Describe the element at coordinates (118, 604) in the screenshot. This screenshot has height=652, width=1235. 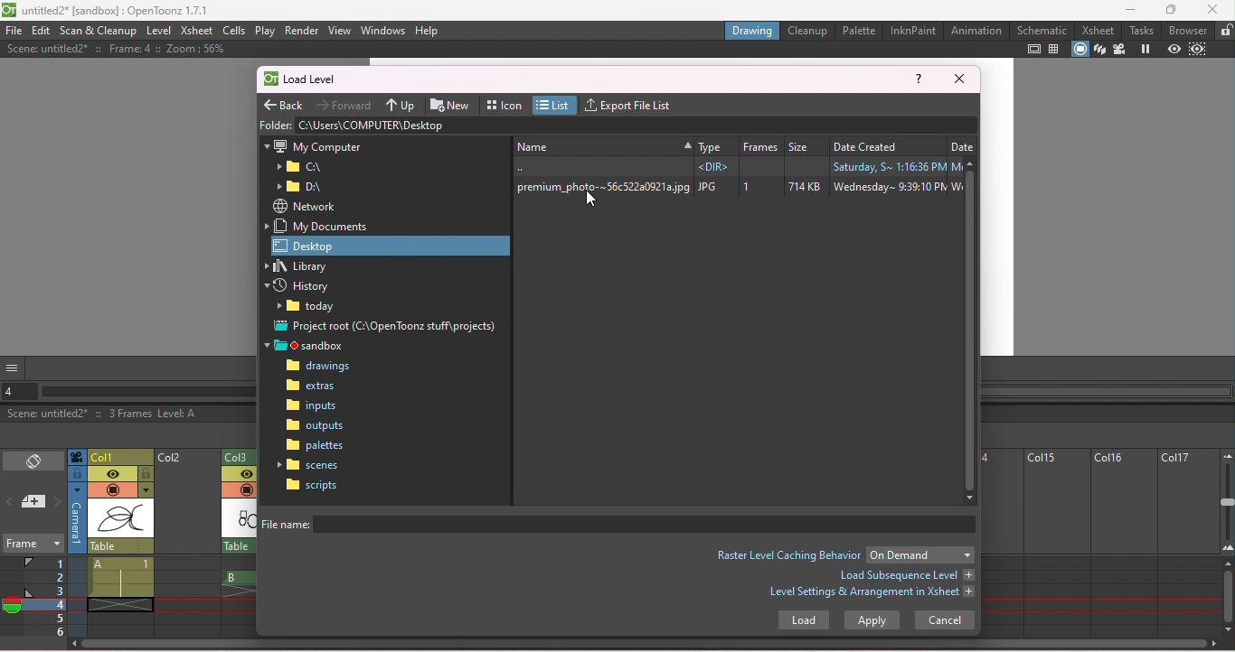
I see `cell` at that location.